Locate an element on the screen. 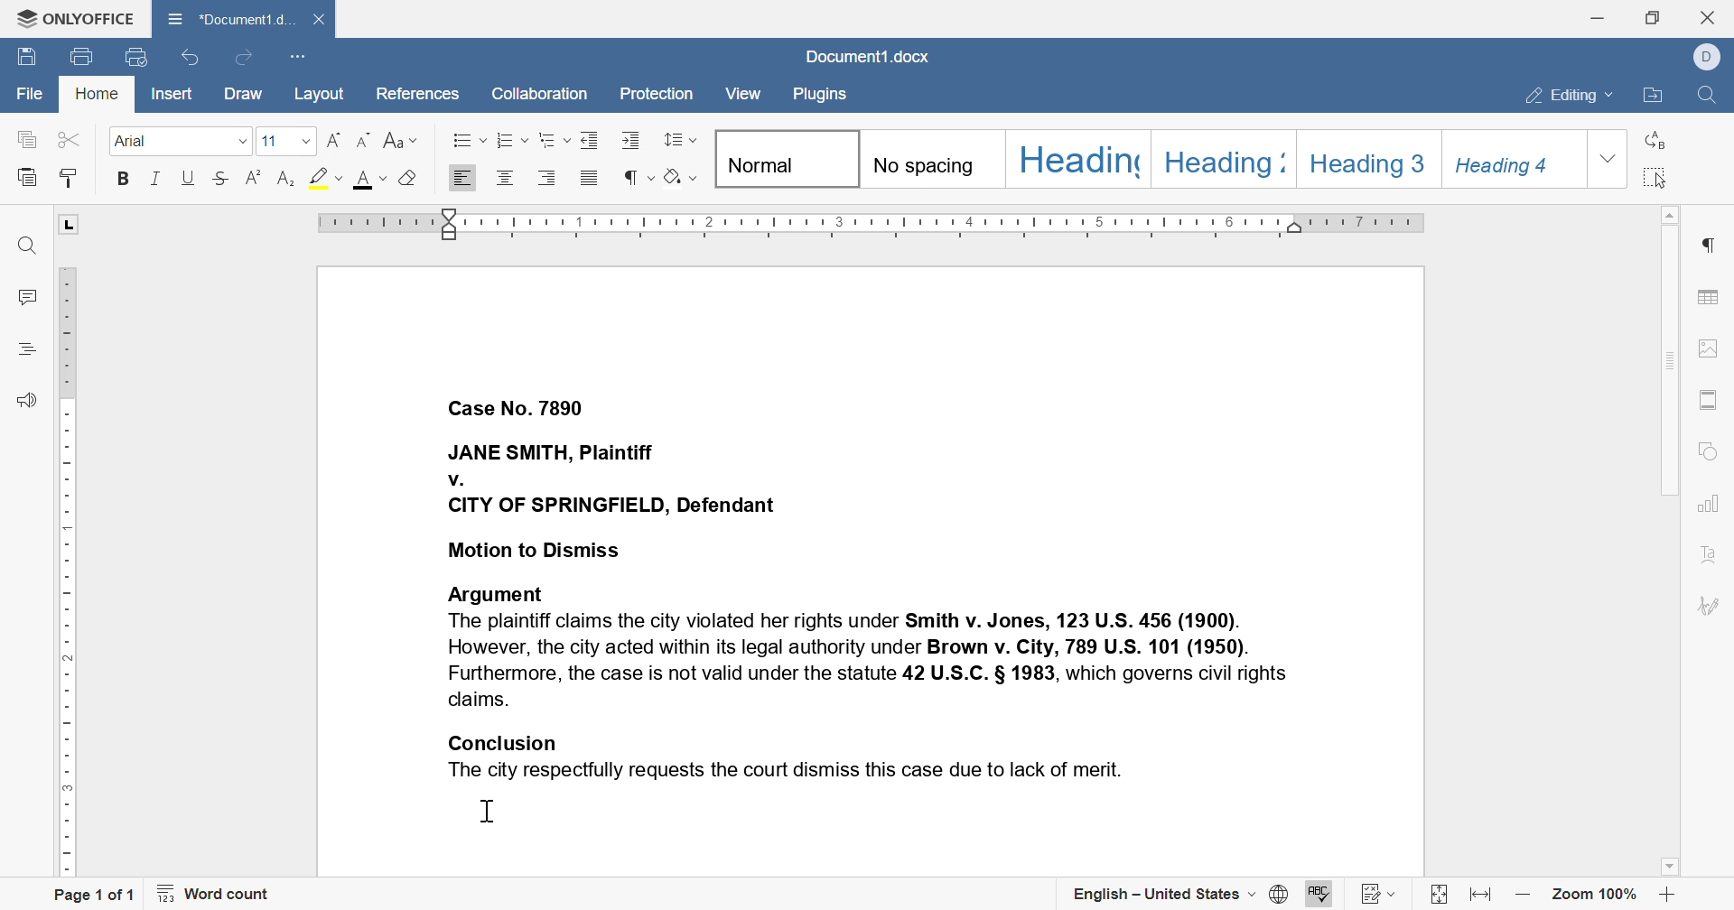 The image size is (1734, 910). file is located at coordinates (26, 90).